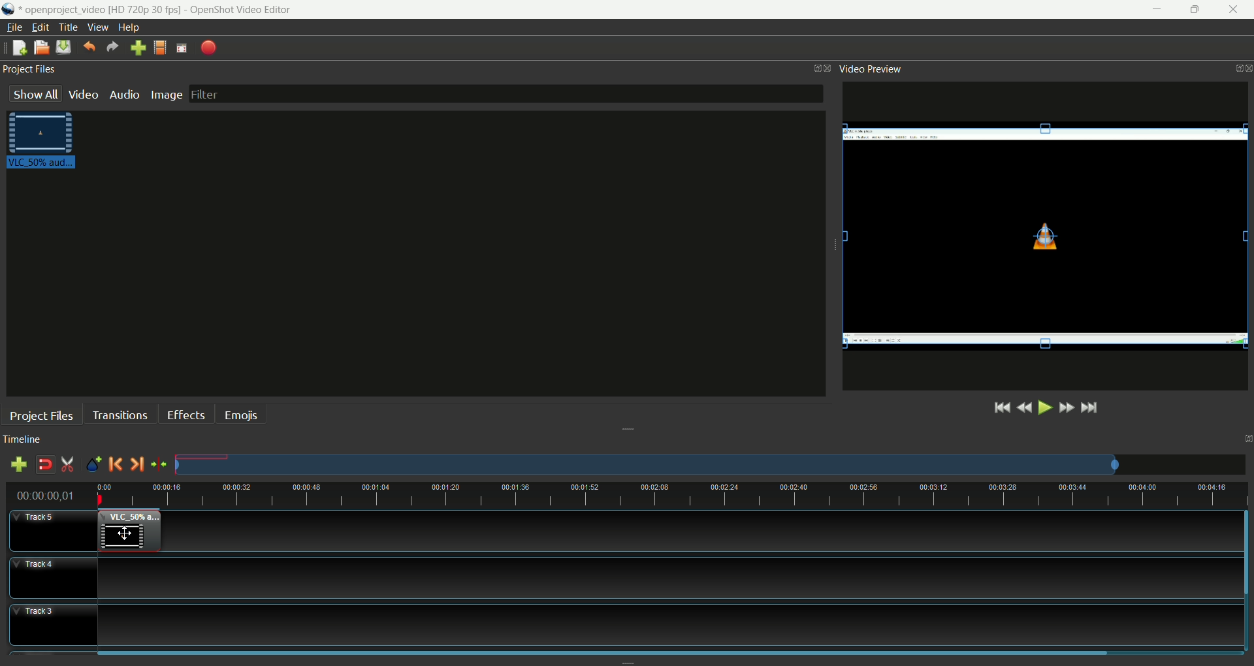 The width and height of the screenshot is (1254, 666). What do you see at coordinates (1044, 407) in the screenshot?
I see `play` at bounding box center [1044, 407].